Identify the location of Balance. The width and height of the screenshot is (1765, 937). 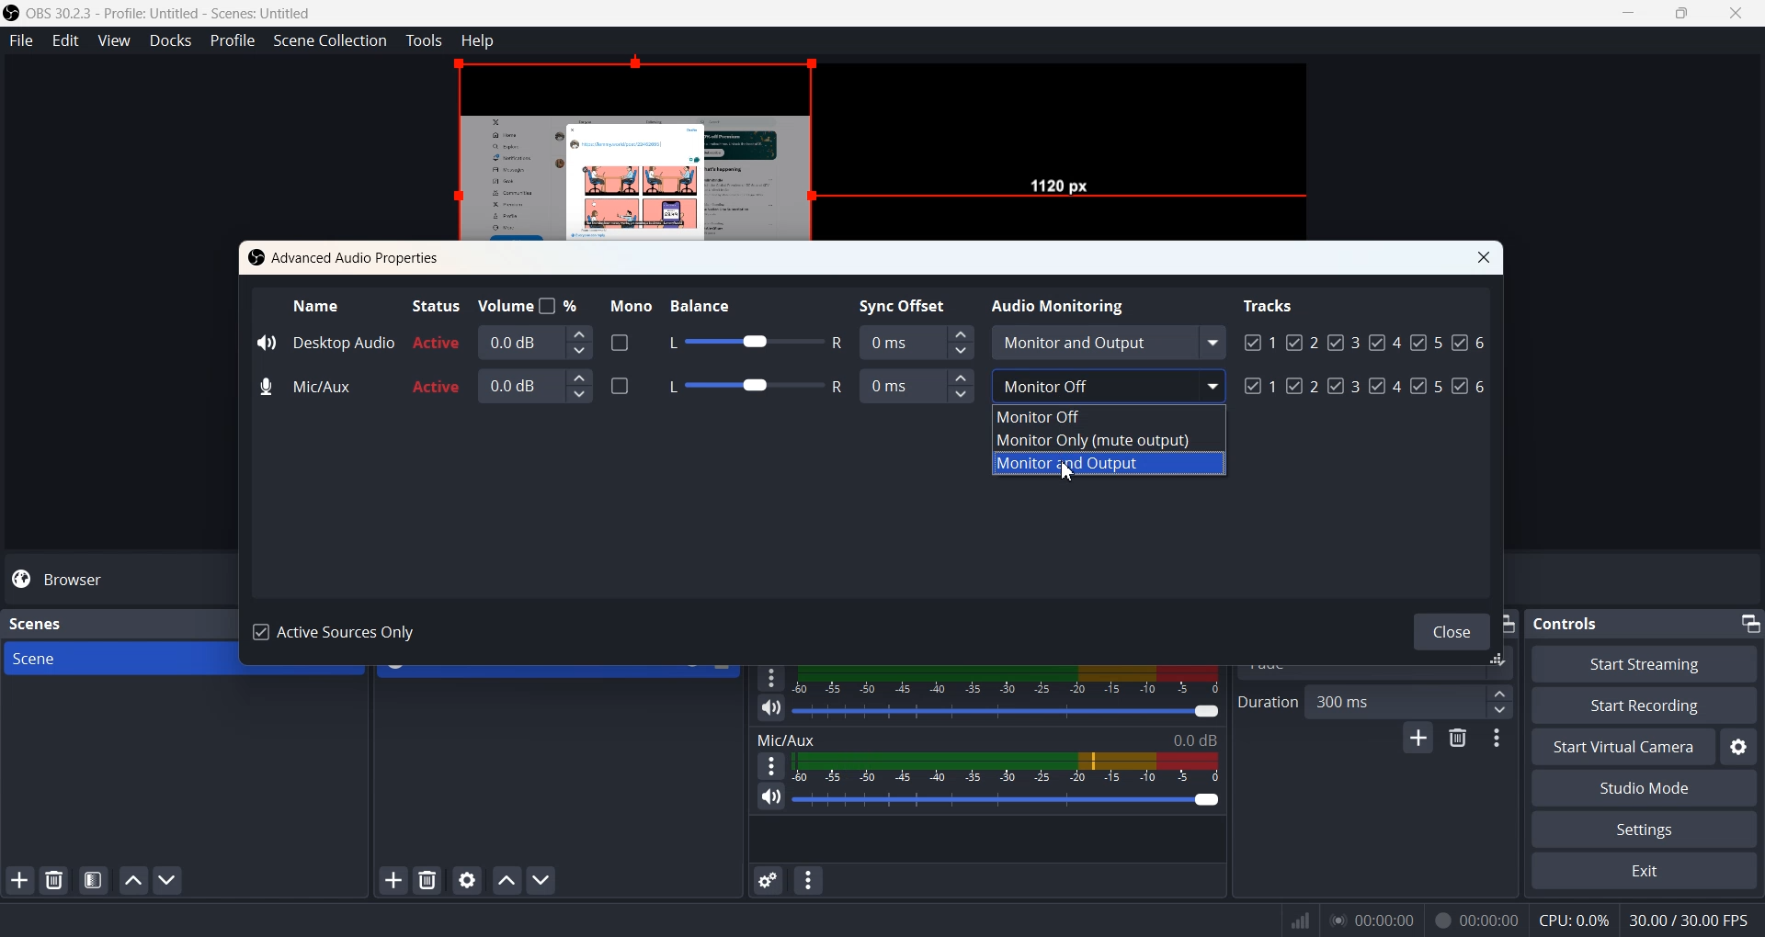
(717, 302).